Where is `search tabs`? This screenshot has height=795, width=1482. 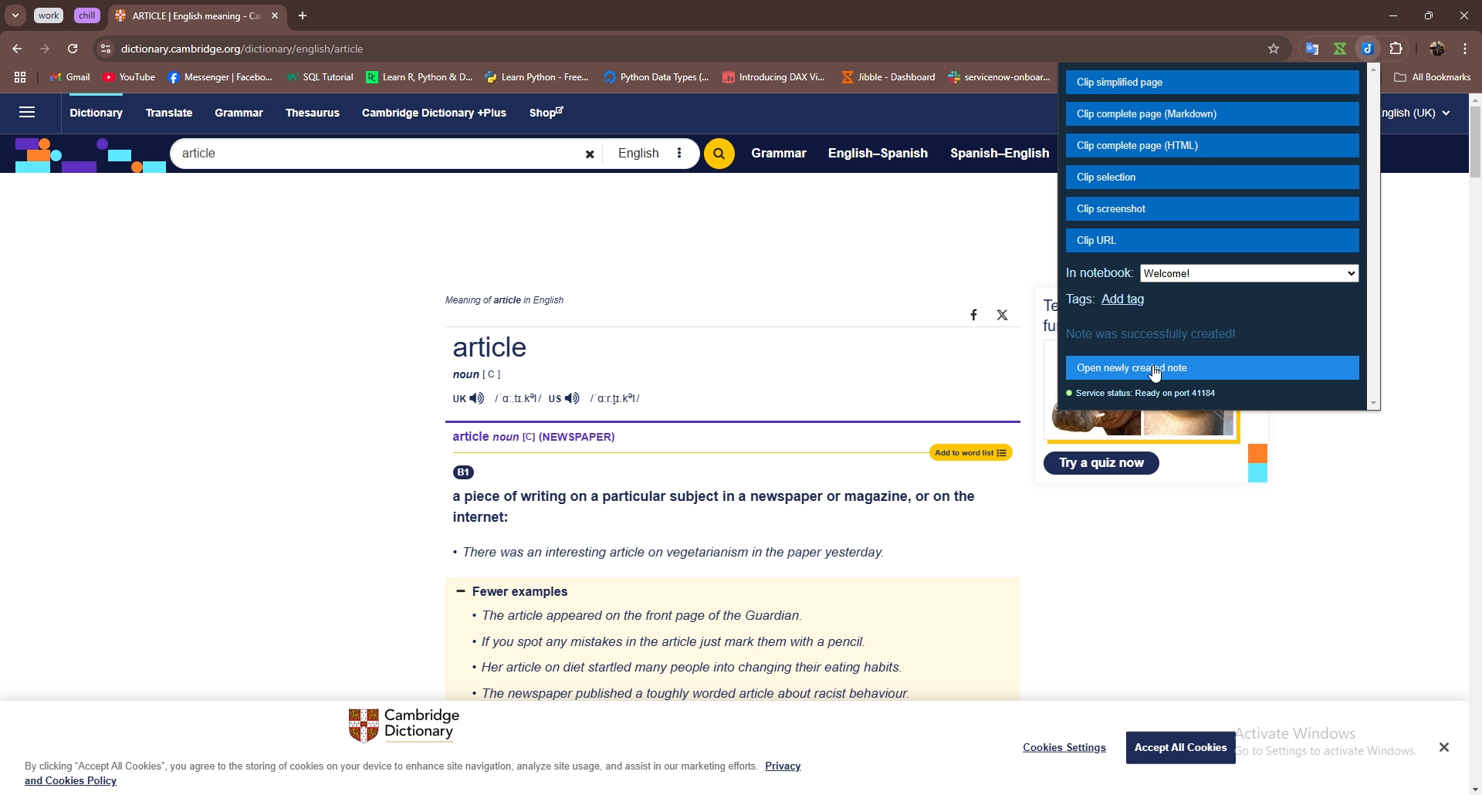 search tabs is located at coordinates (16, 16).